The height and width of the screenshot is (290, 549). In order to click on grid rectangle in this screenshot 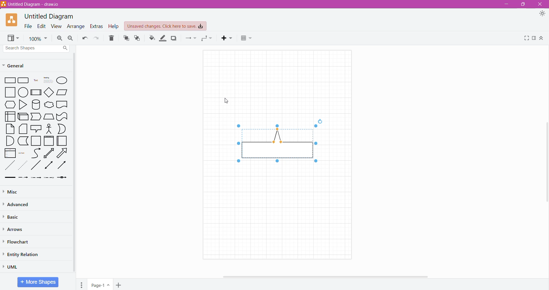, I will do `click(23, 81)`.